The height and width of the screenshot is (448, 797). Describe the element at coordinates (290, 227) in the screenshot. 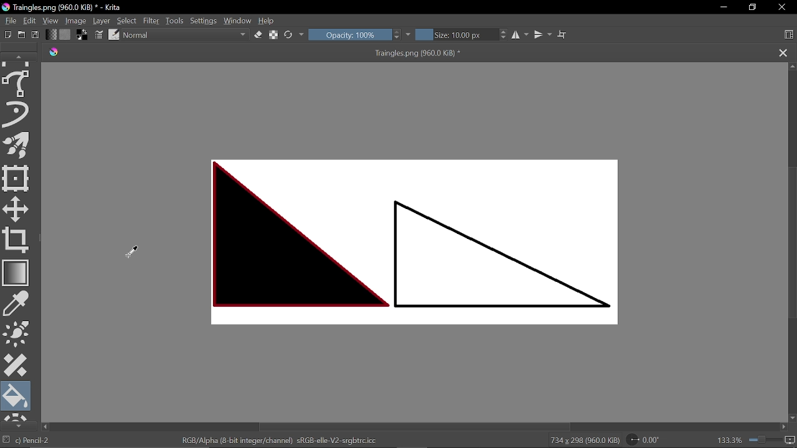

I see `Shape filled with color using fill color tool` at that location.